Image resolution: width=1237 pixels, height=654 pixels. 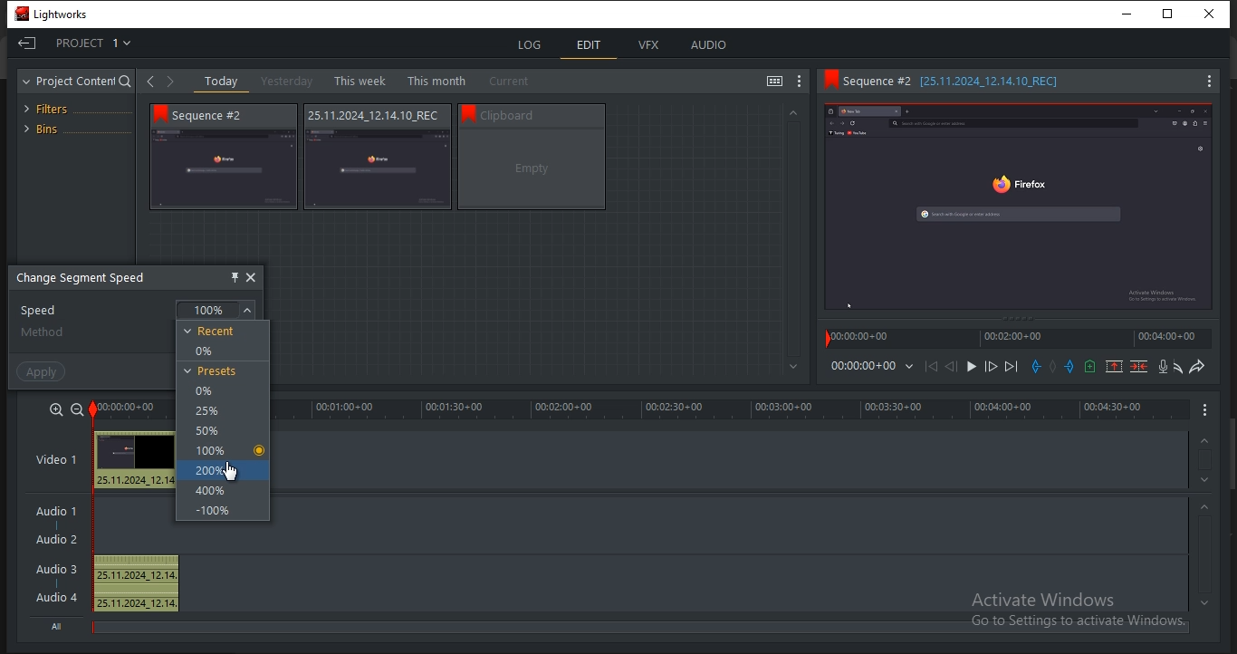 What do you see at coordinates (47, 312) in the screenshot?
I see `speed` at bounding box center [47, 312].